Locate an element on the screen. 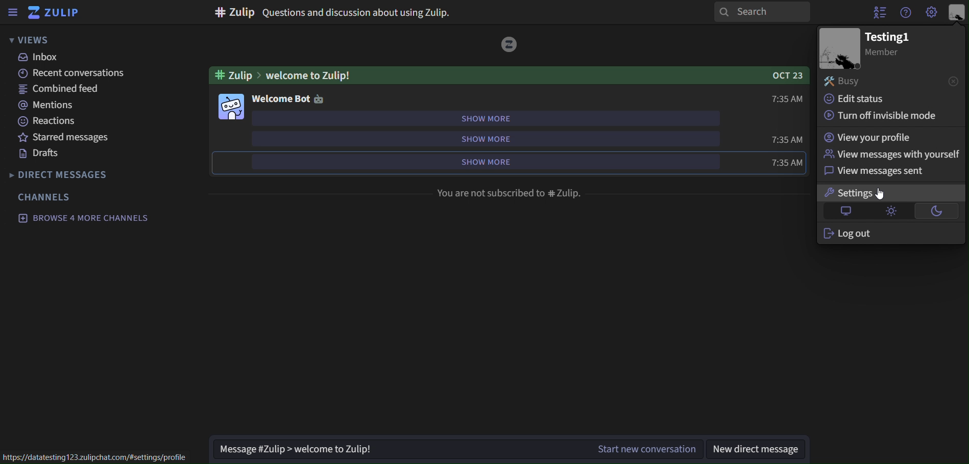 The image size is (969, 464). image is located at coordinates (510, 43).